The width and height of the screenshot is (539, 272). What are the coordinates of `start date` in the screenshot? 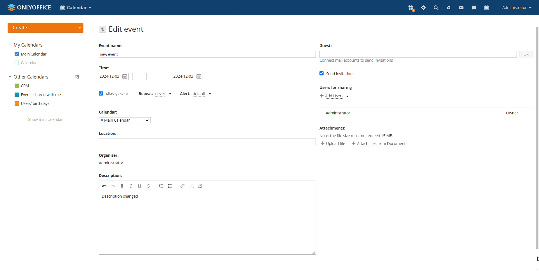 It's located at (140, 77).